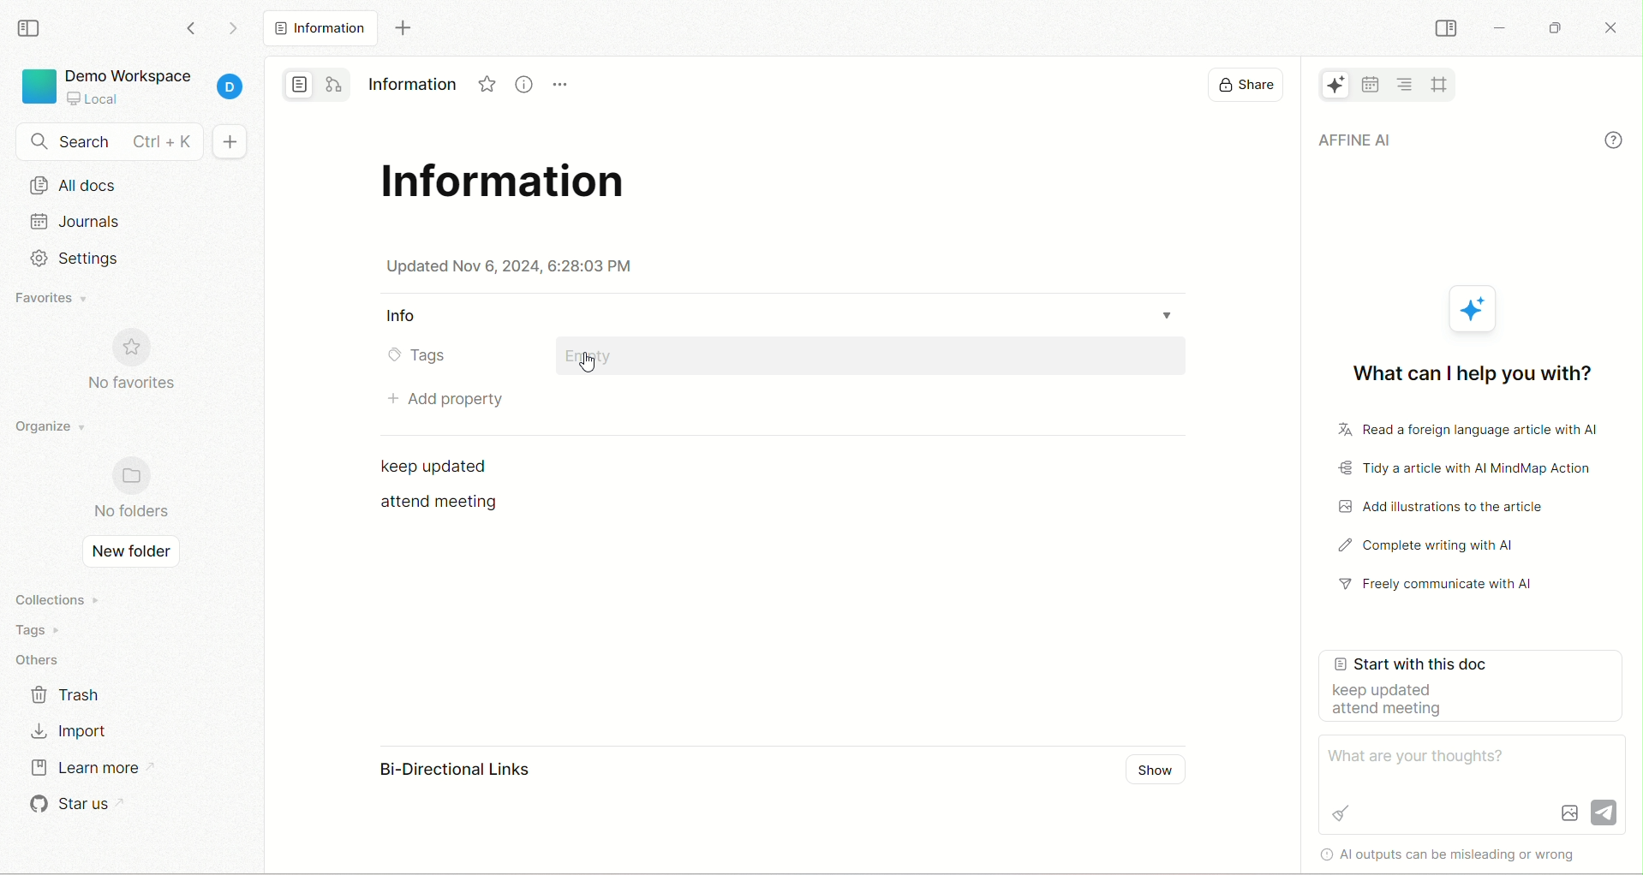 Image resolution: width=1643 pixels, height=875 pixels. I want to click on Information icon, so click(525, 86).